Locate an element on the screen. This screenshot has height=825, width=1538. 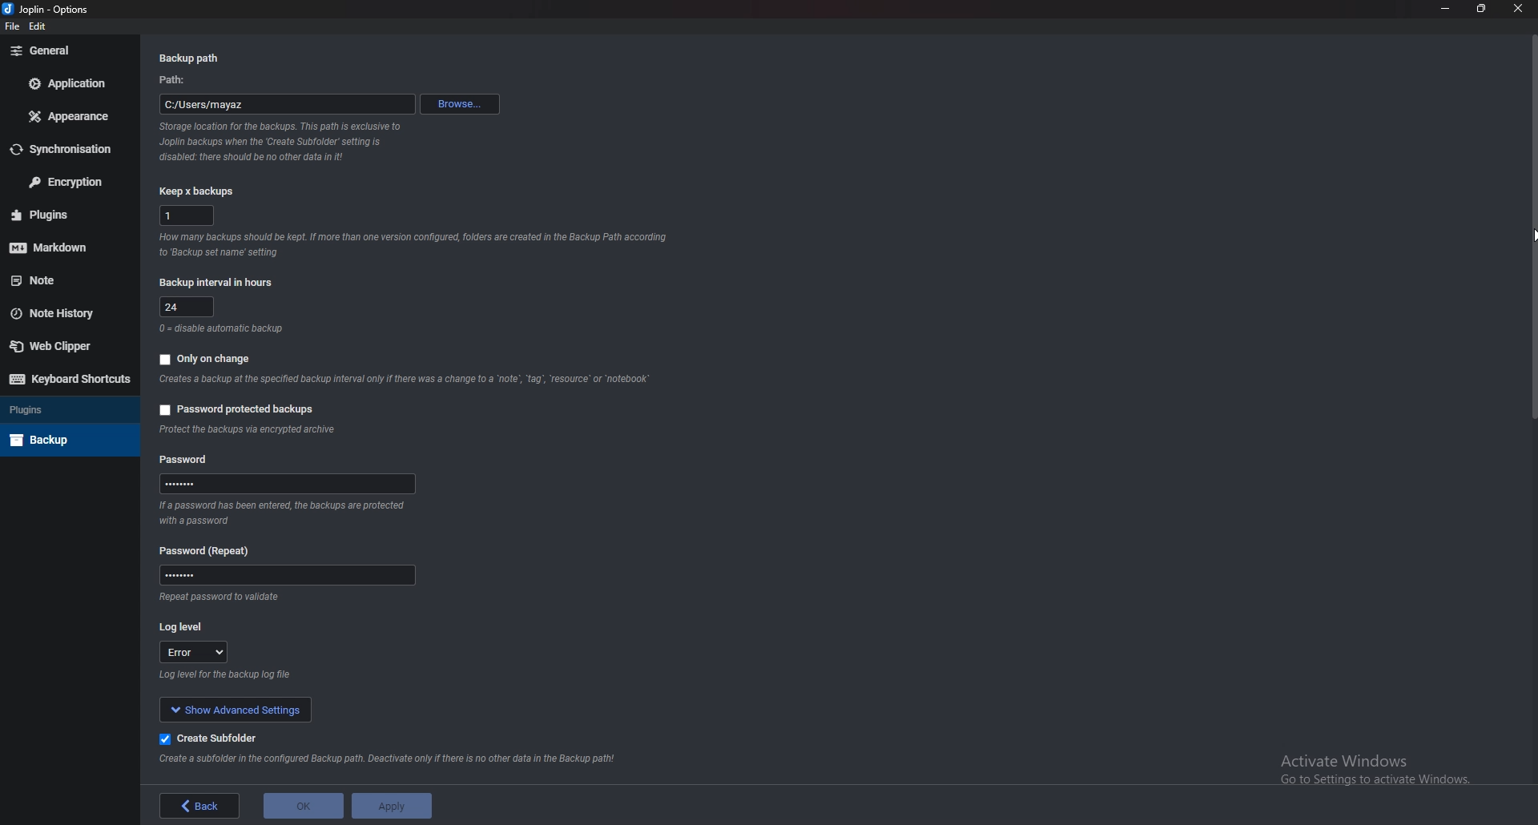
error is located at coordinates (193, 650).